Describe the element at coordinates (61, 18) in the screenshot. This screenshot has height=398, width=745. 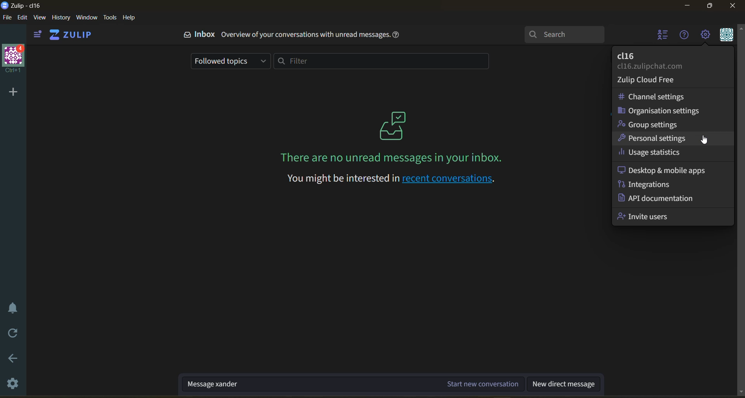
I see `history` at that location.